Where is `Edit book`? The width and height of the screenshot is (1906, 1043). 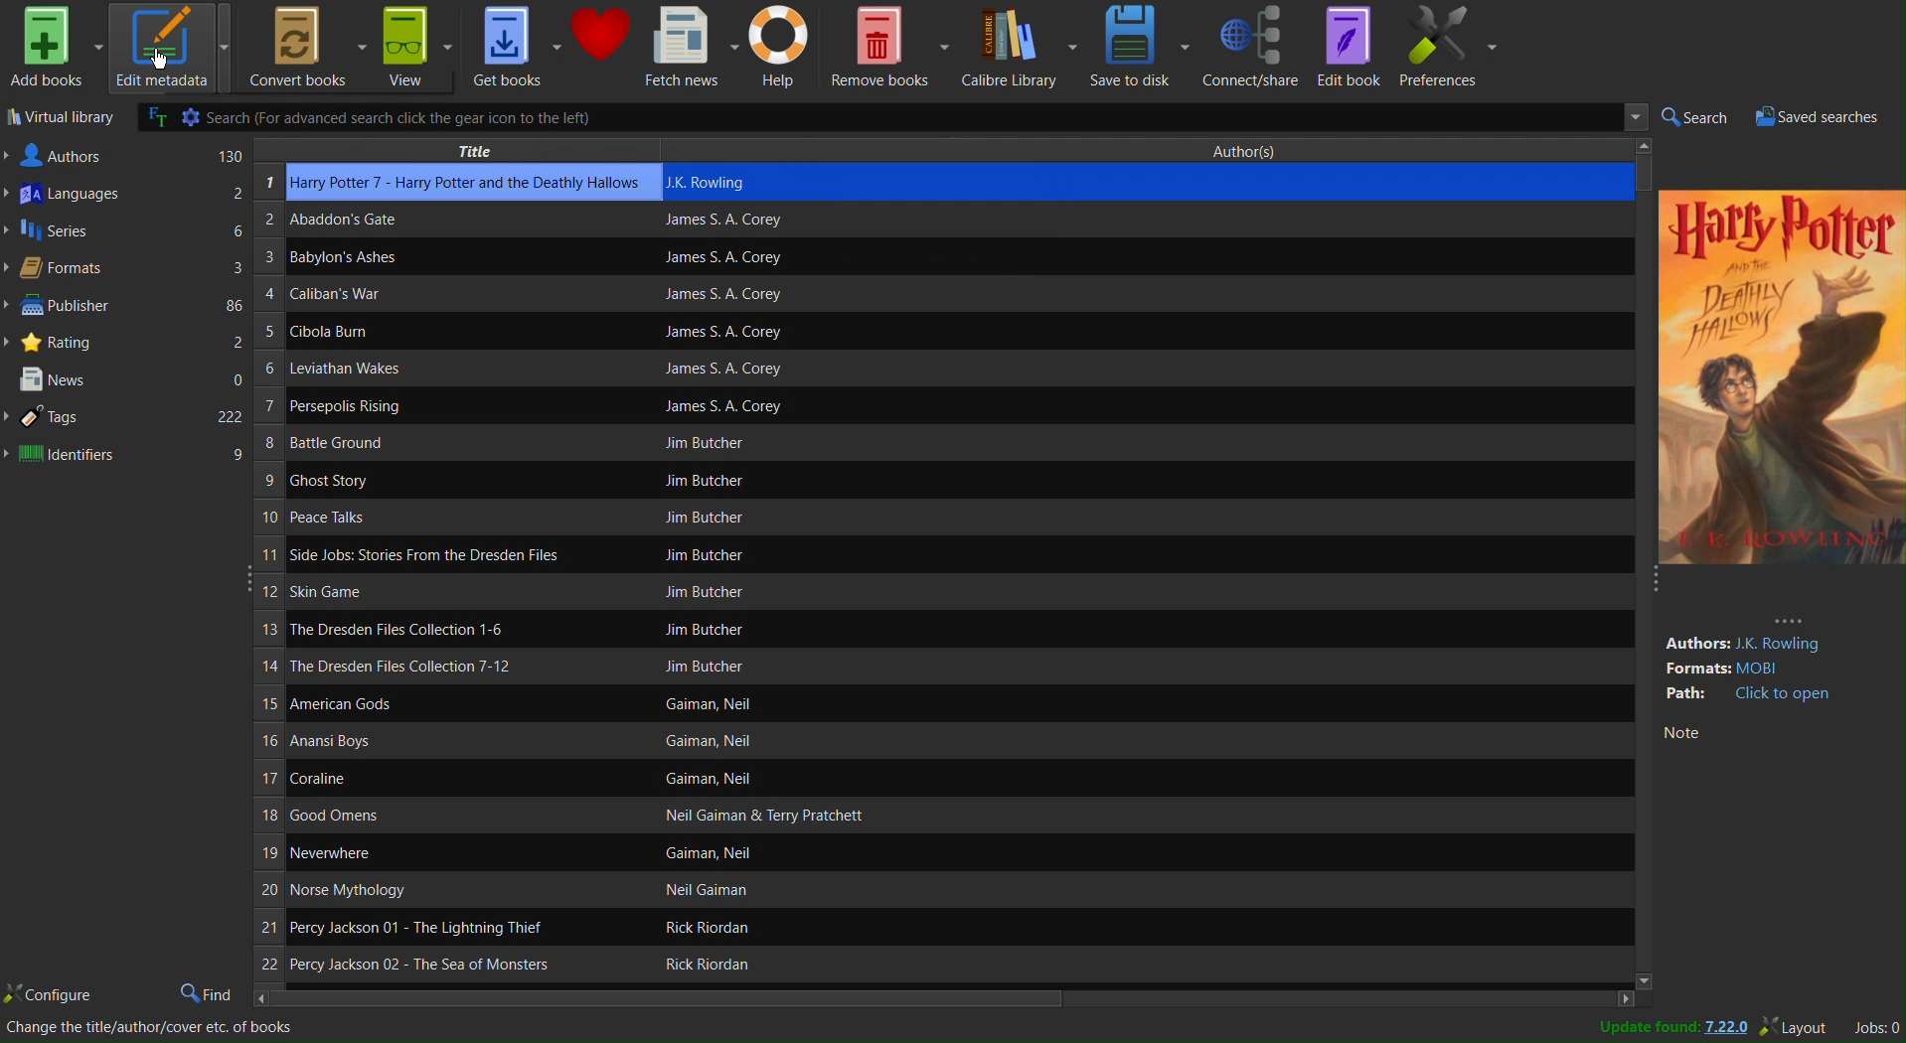 Edit book is located at coordinates (1351, 46).